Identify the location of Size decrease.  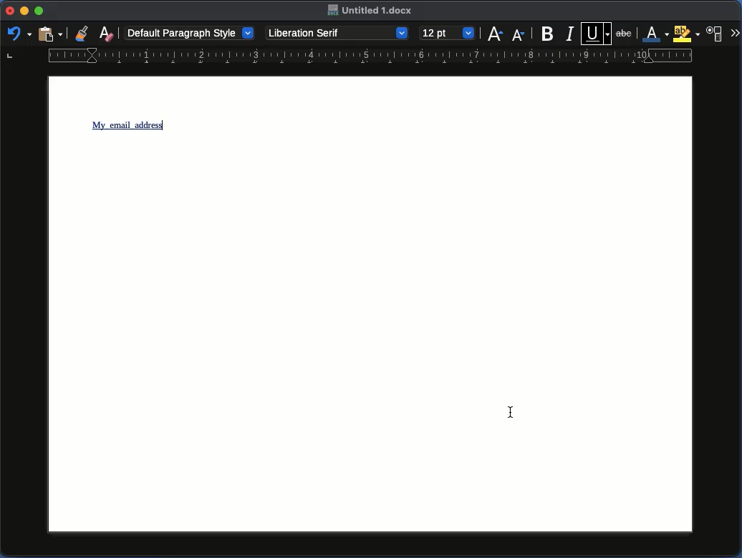
(518, 35).